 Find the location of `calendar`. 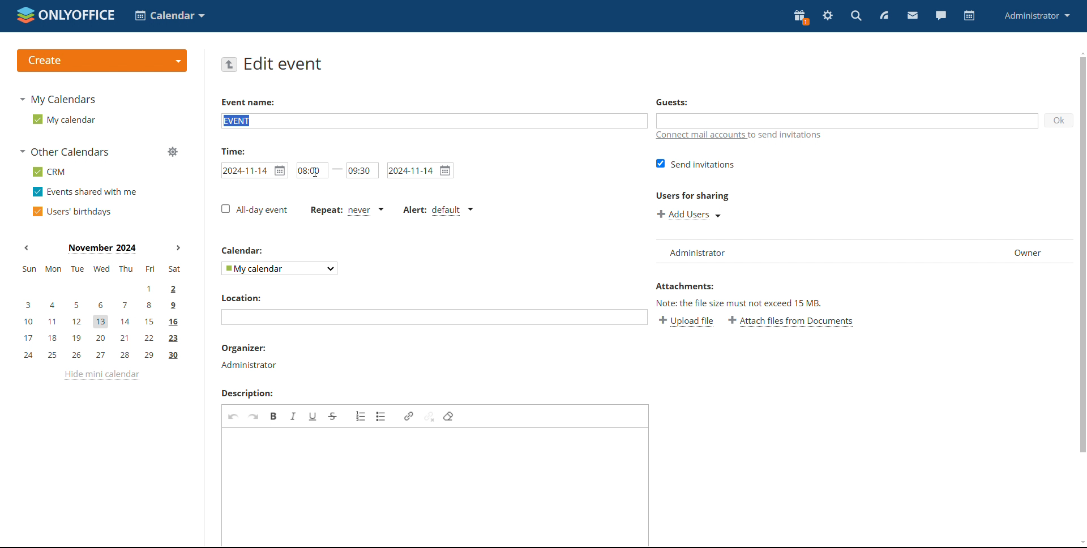

calendar is located at coordinates (241, 251).